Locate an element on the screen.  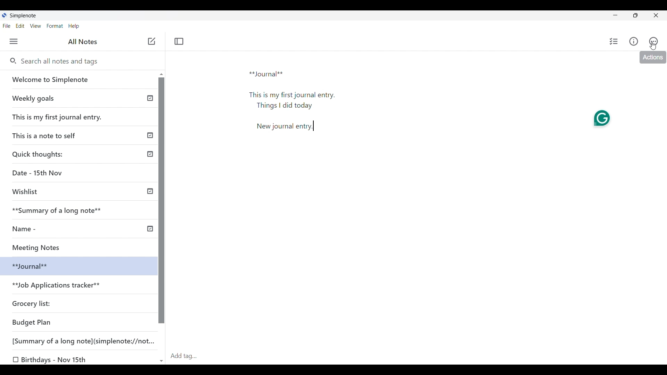
View menu is located at coordinates (36, 26).